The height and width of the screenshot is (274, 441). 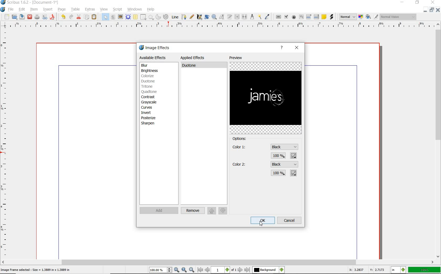 What do you see at coordinates (229, 17) in the screenshot?
I see `edit text with story editor` at bounding box center [229, 17].